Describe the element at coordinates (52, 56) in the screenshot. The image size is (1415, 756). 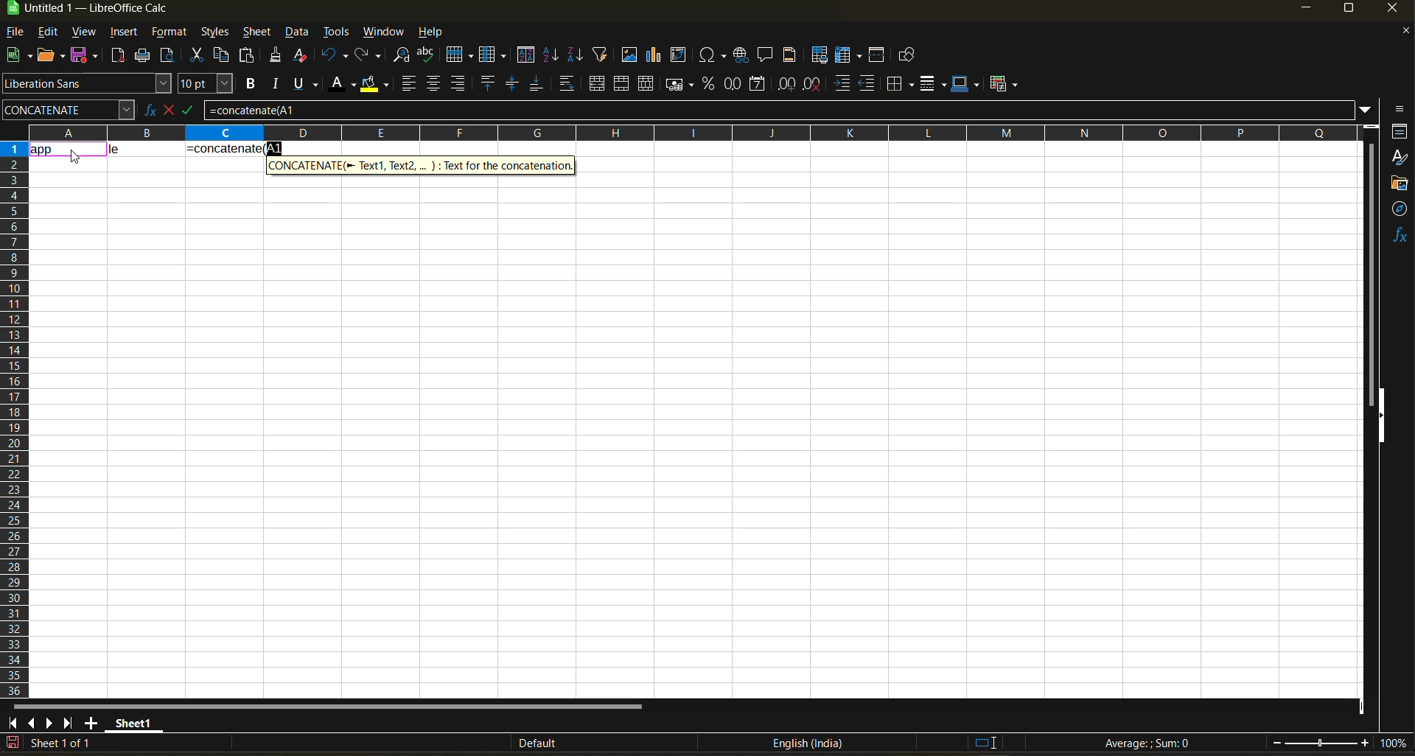
I see `open` at that location.